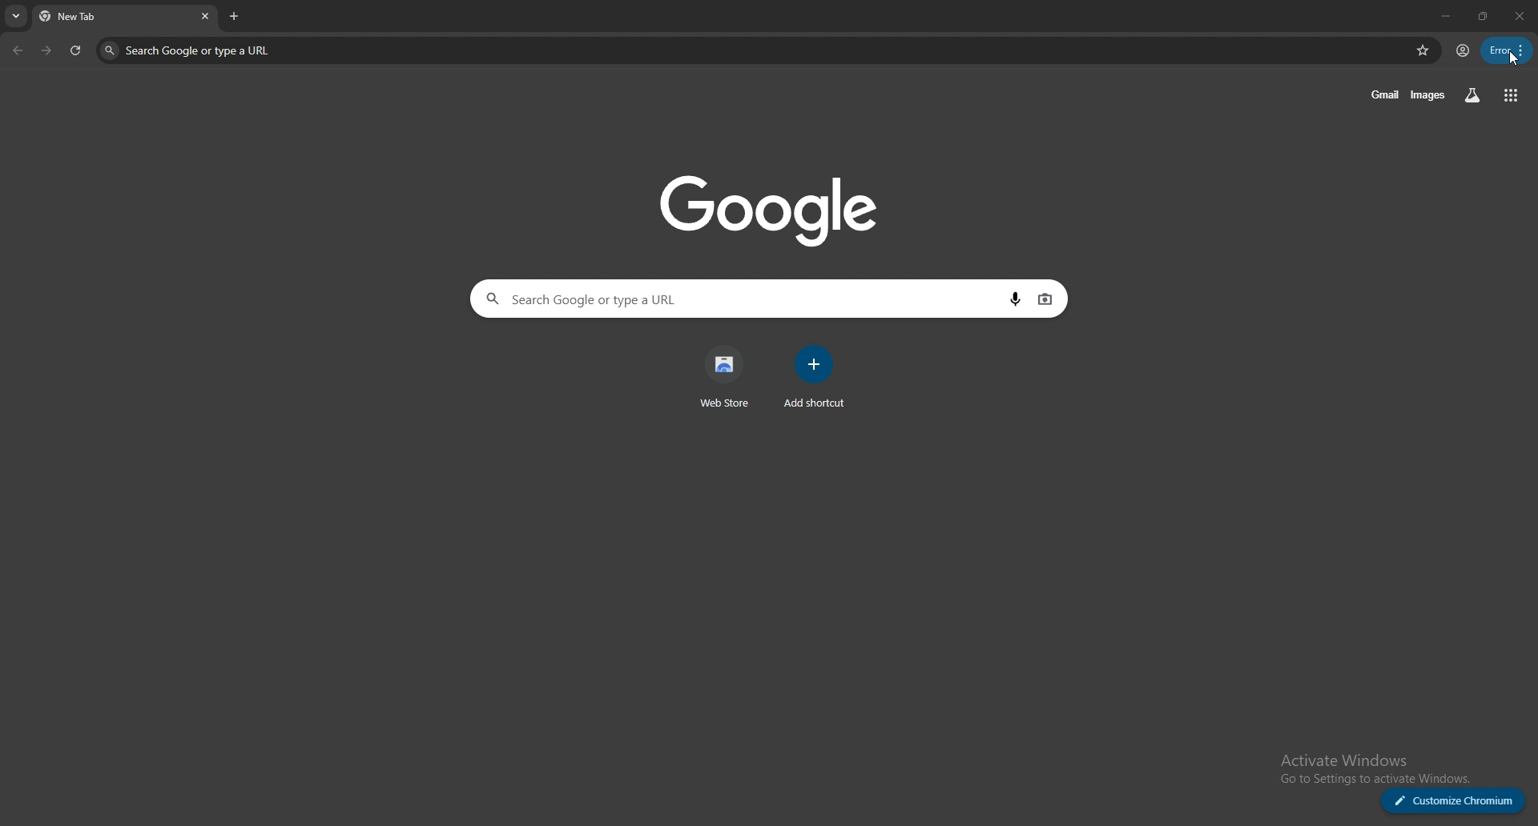 This screenshot has height=826, width=1538. What do you see at coordinates (729, 300) in the screenshot?
I see `search bar` at bounding box center [729, 300].